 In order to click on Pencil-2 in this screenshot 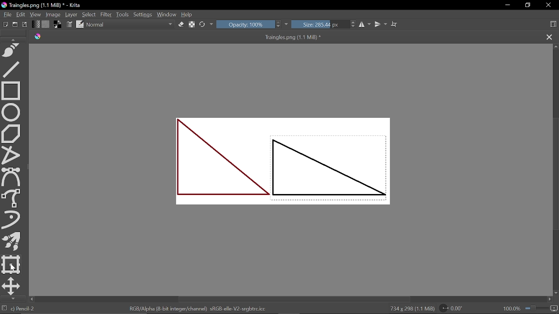, I will do `click(24, 308)`.